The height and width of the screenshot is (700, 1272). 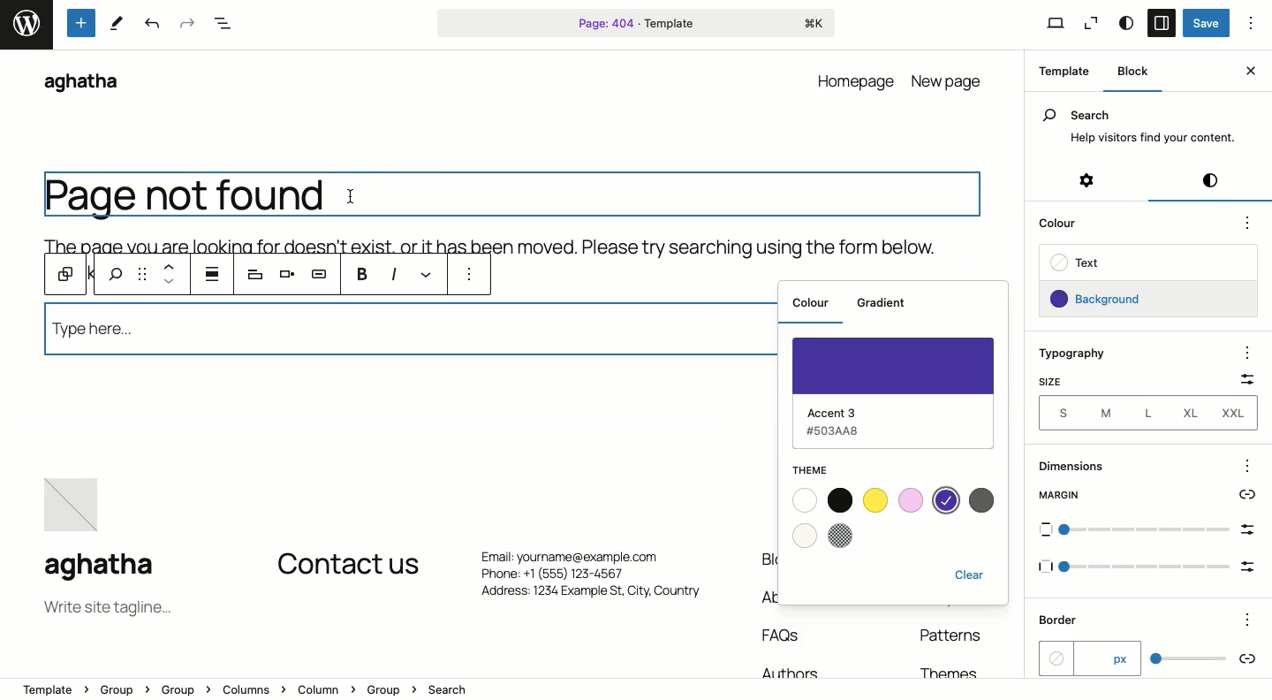 I want to click on px, so click(x=1088, y=658).